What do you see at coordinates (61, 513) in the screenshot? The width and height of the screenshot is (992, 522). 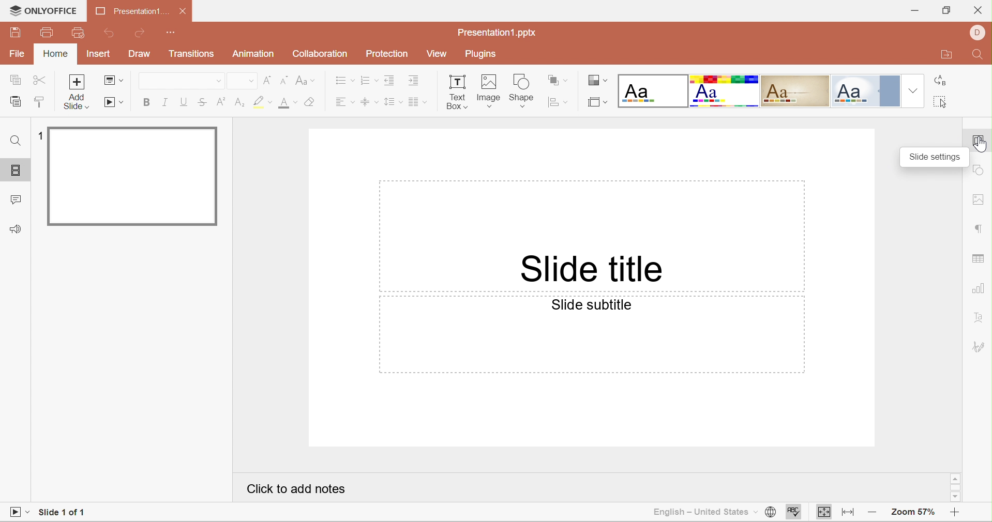 I see `Slide 1 of 1` at bounding box center [61, 513].